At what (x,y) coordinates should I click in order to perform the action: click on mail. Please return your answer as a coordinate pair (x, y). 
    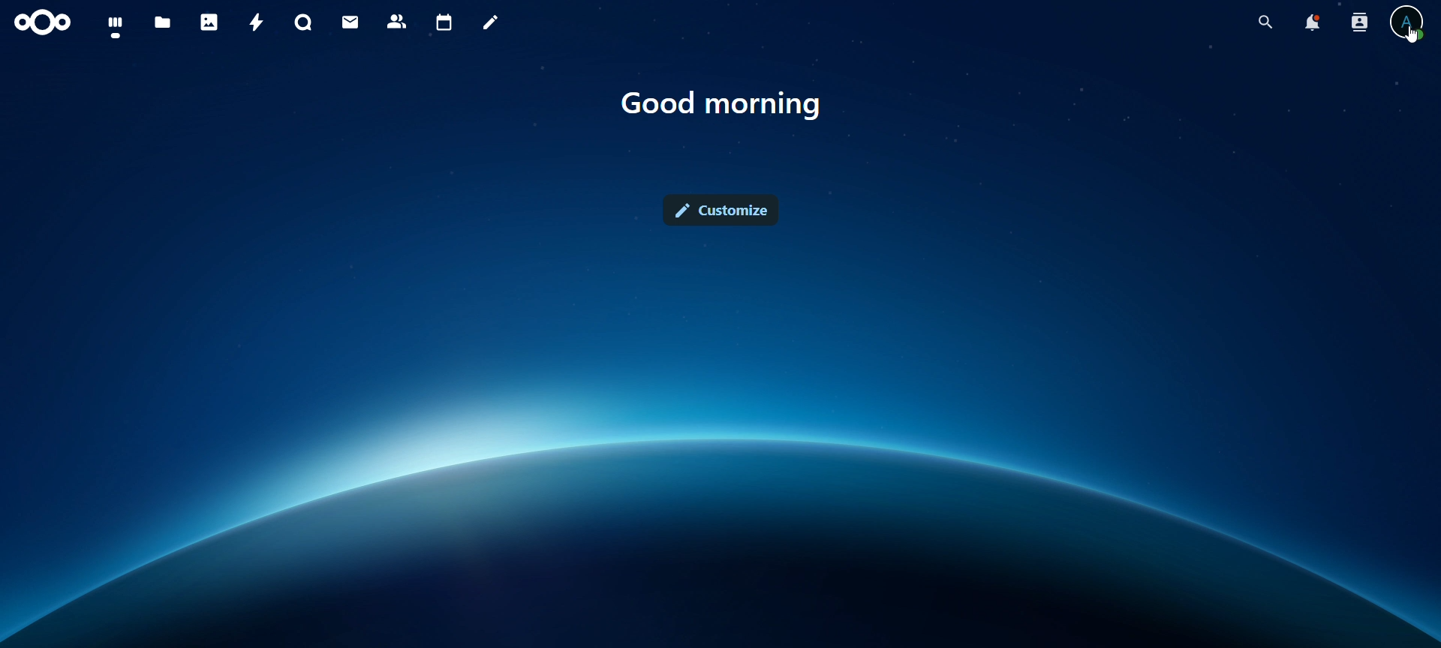
    Looking at the image, I should click on (352, 22).